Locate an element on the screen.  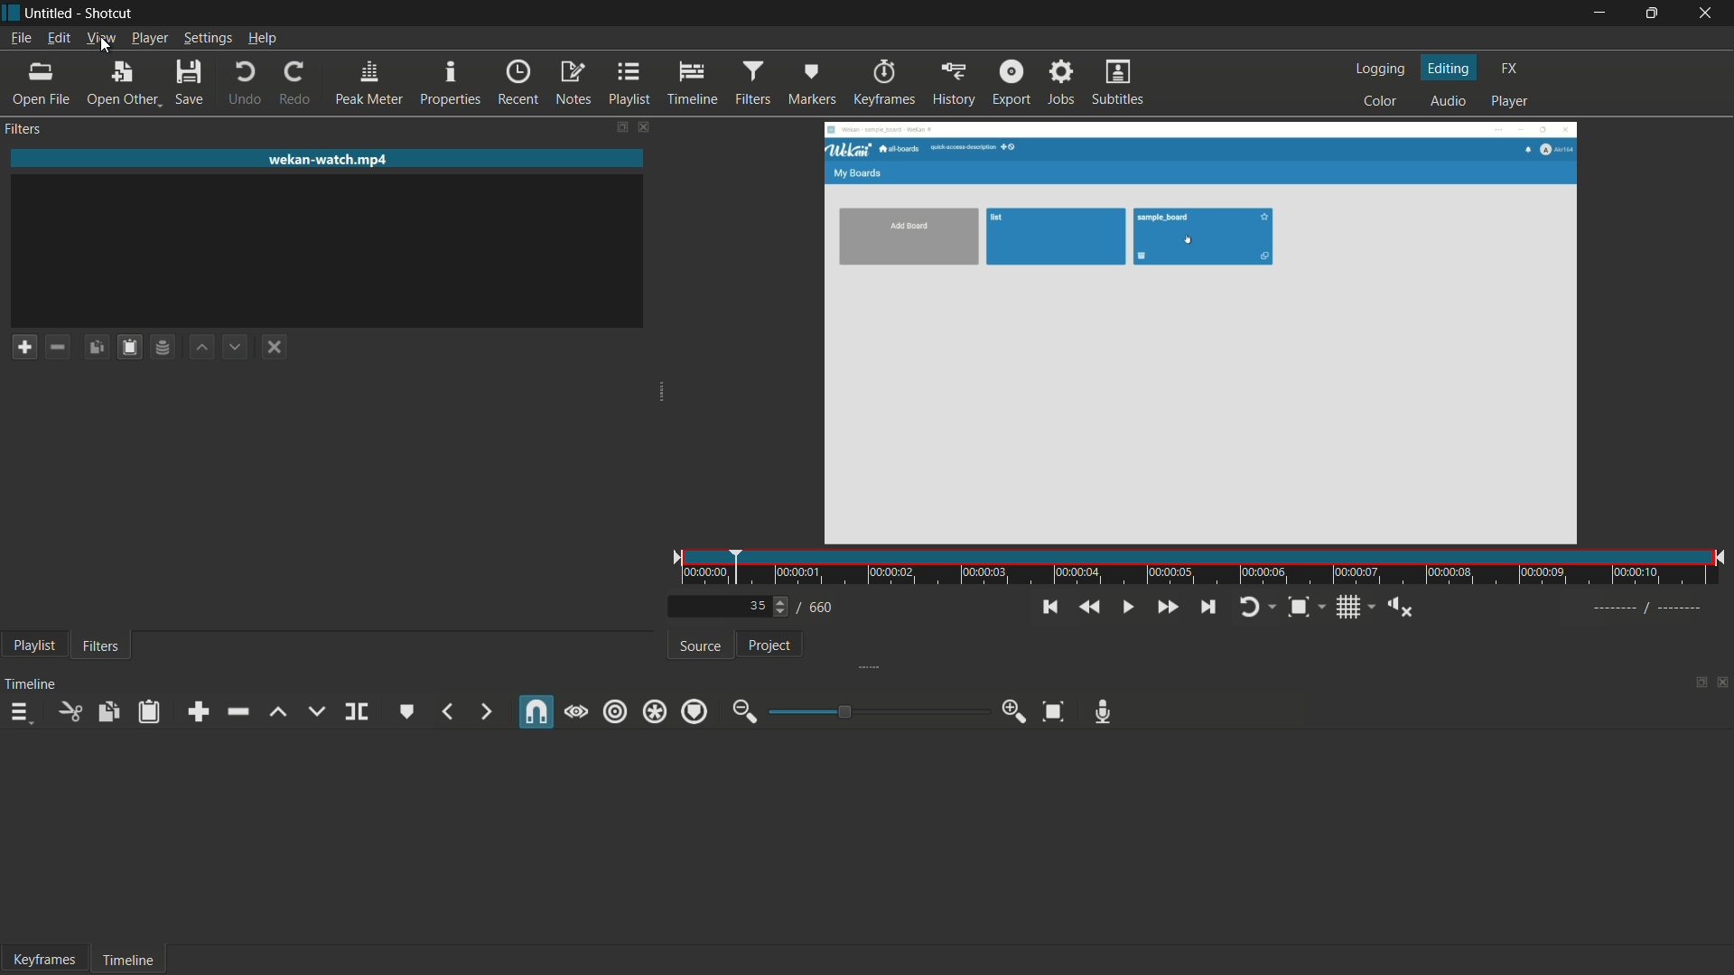
add a filter is located at coordinates (23, 346).